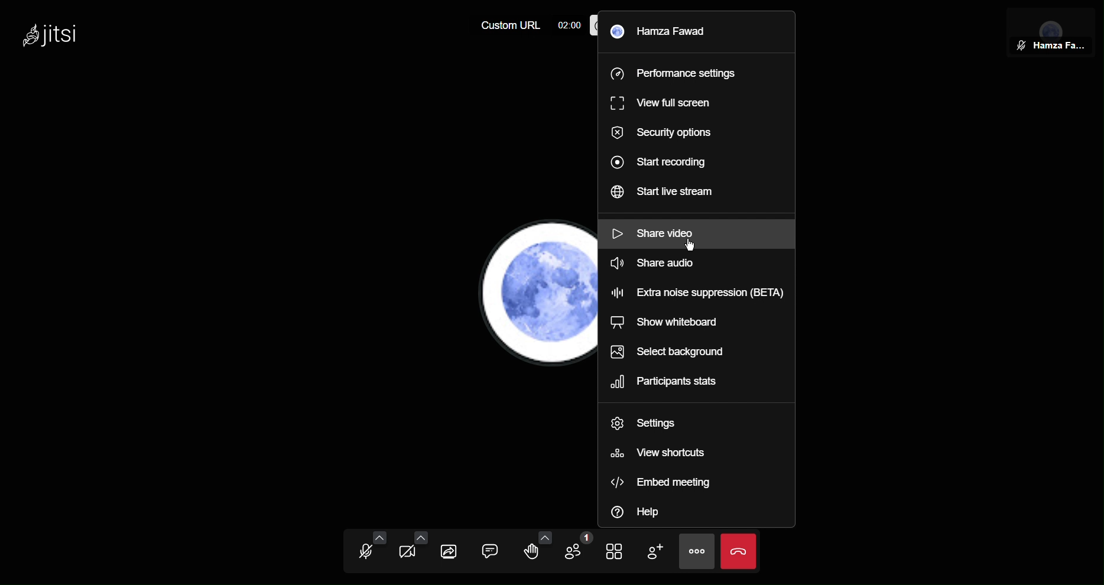 This screenshot has width=1104, height=585. What do you see at coordinates (668, 131) in the screenshot?
I see `Security options` at bounding box center [668, 131].